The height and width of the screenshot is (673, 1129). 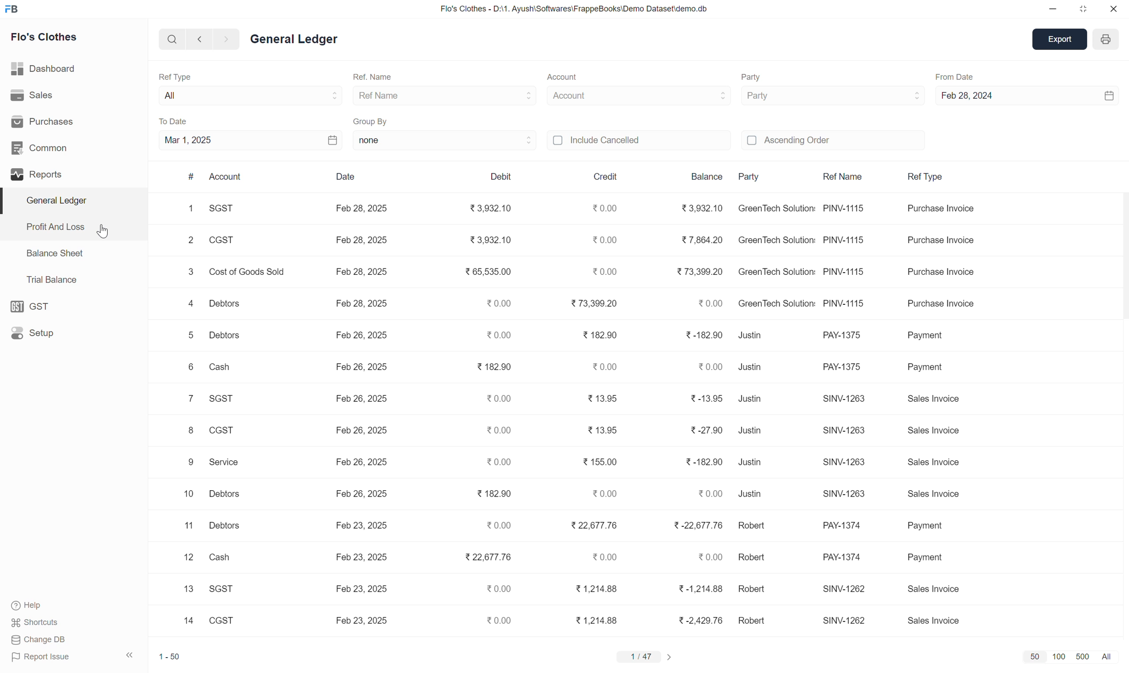 What do you see at coordinates (928, 522) in the screenshot?
I see `Payment` at bounding box center [928, 522].